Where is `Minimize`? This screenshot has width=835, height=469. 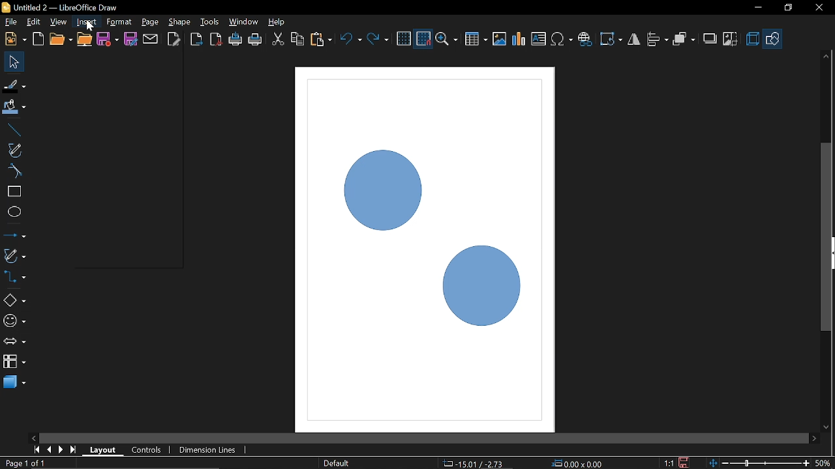 Minimize is located at coordinates (756, 8).